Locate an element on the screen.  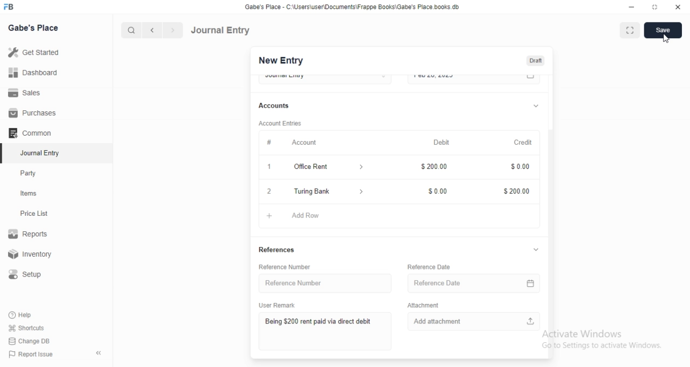
fullscreen is located at coordinates (629, 31).